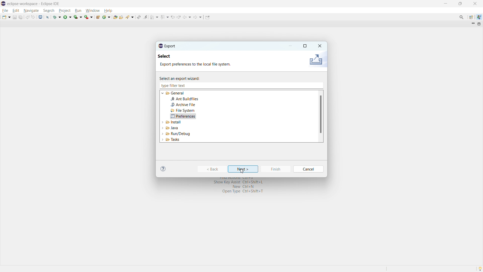 The height and width of the screenshot is (272, 483). Describe the element at coordinates (78, 17) in the screenshot. I see `coverage` at that location.